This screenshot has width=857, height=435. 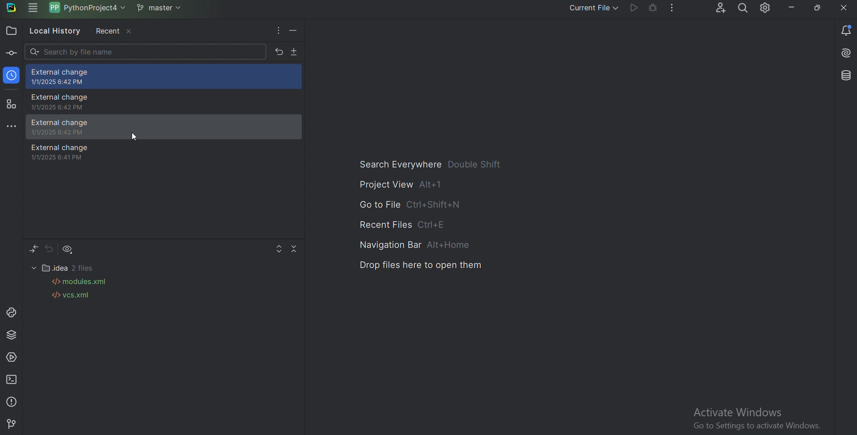 What do you see at coordinates (13, 75) in the screenshot?
I see `Local history` at bounding box center [13, 75].